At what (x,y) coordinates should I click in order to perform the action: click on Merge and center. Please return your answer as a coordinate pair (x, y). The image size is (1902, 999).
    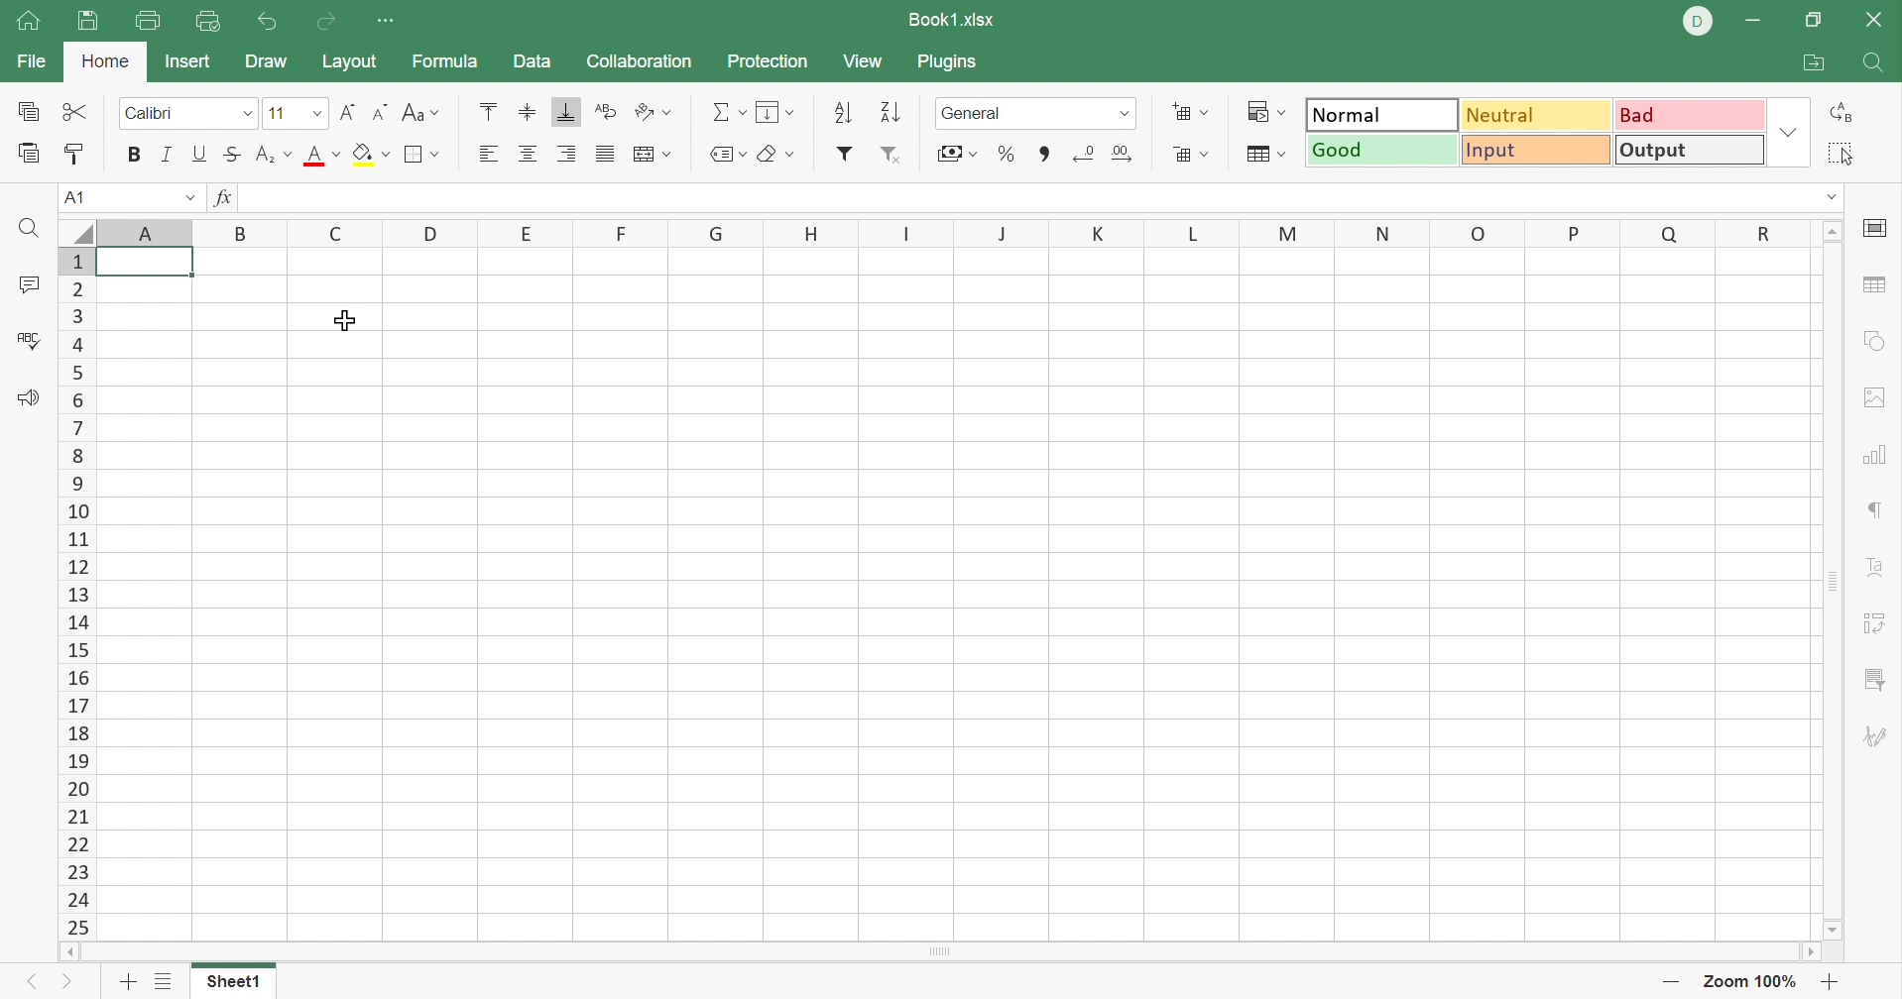
    Looking at the image, I should click on (654, 154).